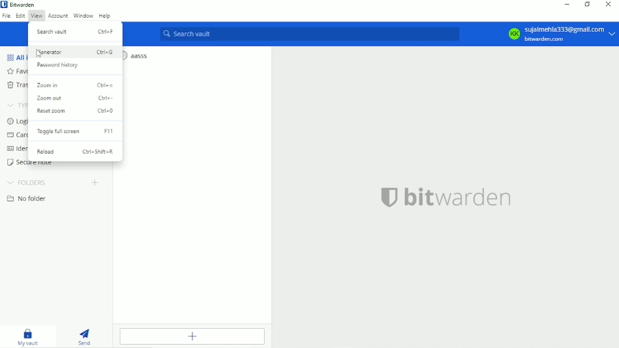 The width and height of the screenshot is (619, 348). Describe the element at coordinates (75, 152) in the screenshot. I see `Reload` at that location.